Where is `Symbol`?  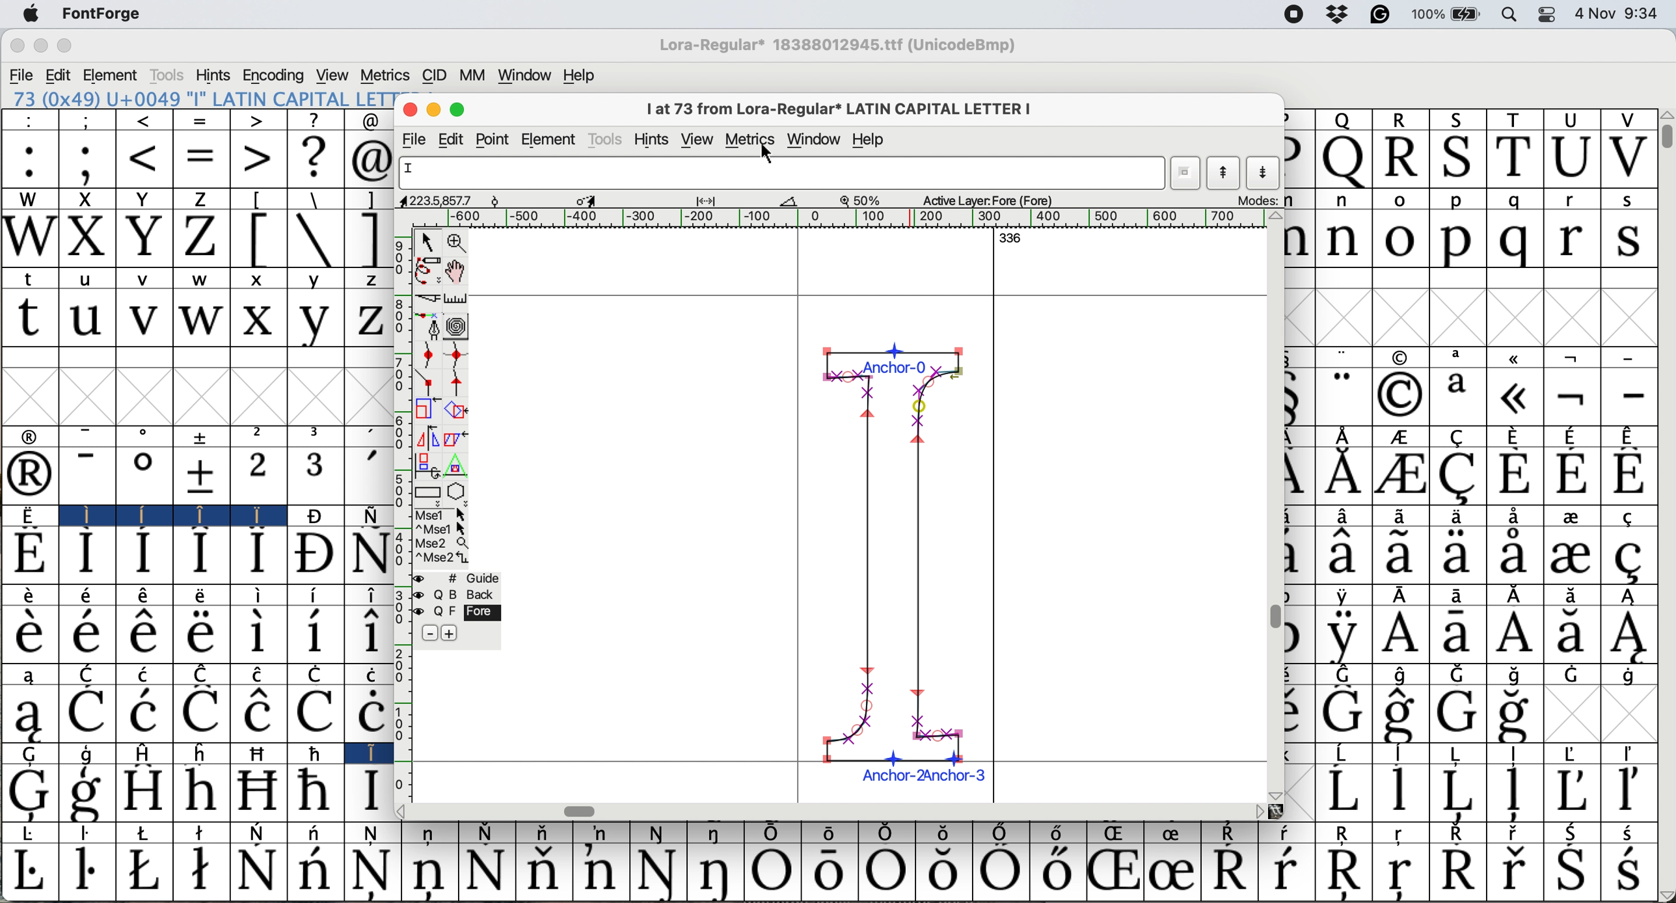 Symbol is located at coordinates (1461, 675).